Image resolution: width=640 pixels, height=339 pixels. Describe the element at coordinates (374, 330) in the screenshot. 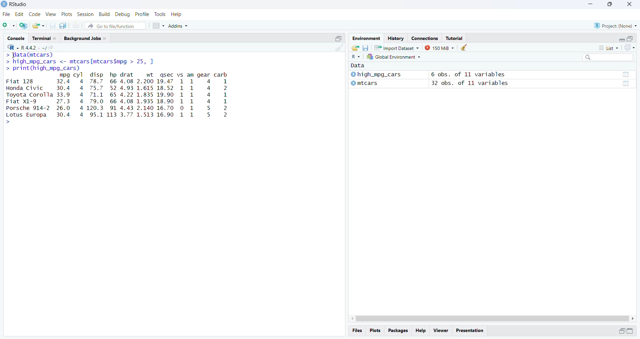

I see `Plots` at that location.